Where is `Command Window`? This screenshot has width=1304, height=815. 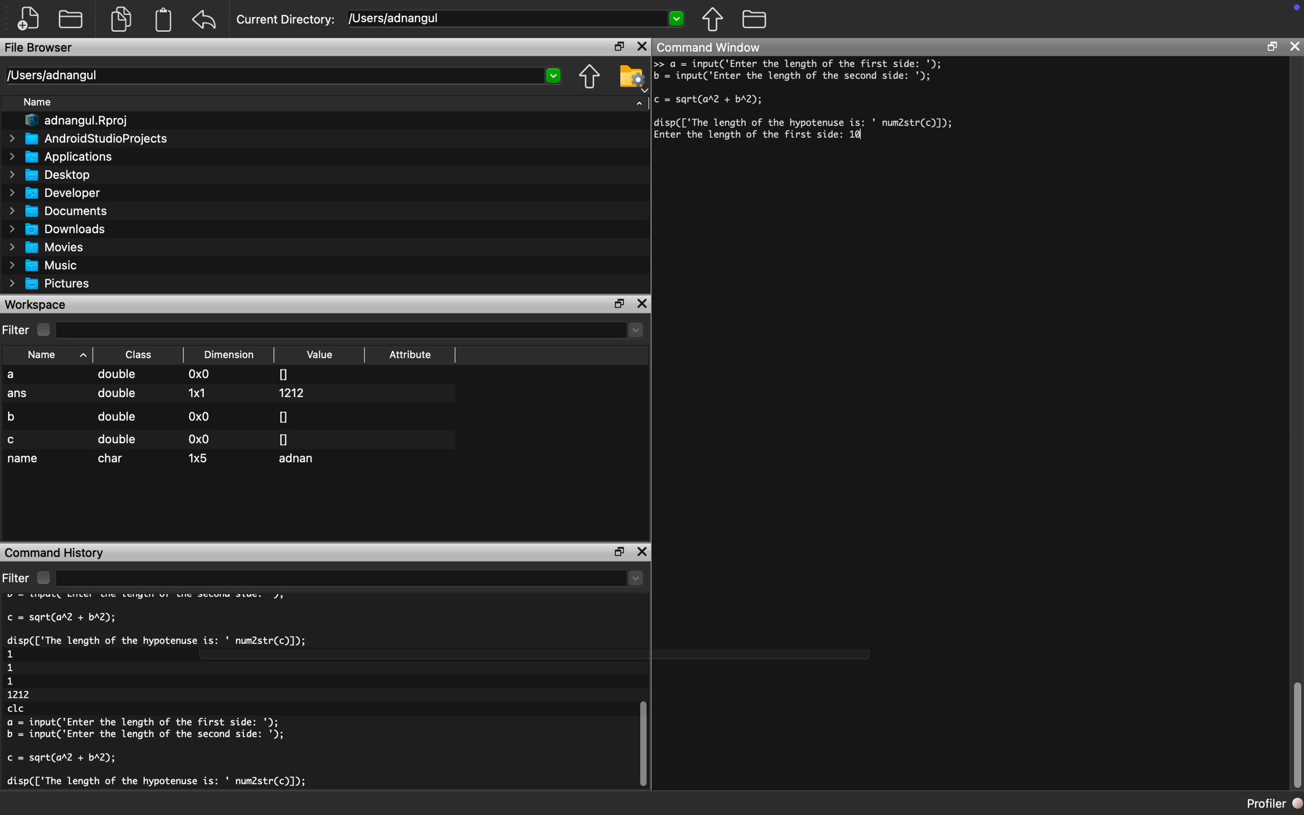
Command Window is located at coordinates (710, 46).